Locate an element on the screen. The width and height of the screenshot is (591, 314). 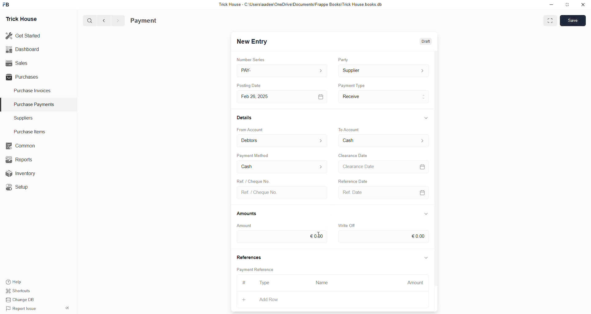
Ref. / Cheque No. is located at coordinates (256, 181).